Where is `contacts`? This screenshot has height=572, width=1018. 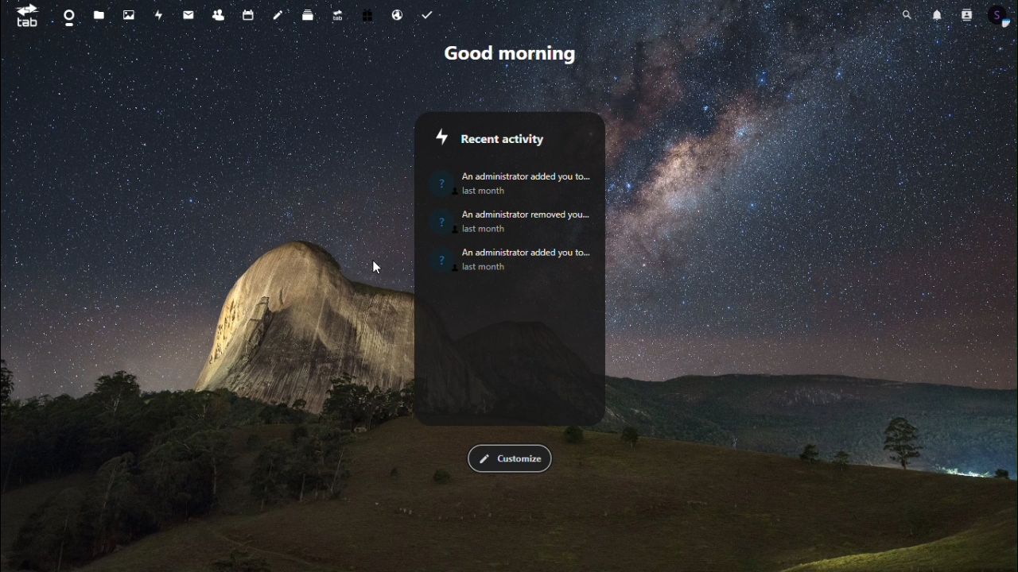 contacts is located at coordinates (967, 18).